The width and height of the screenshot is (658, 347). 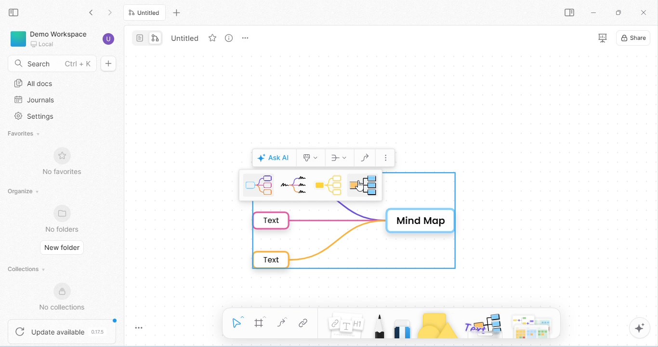 I want to click on draw connector, so click(x=365, y=158).